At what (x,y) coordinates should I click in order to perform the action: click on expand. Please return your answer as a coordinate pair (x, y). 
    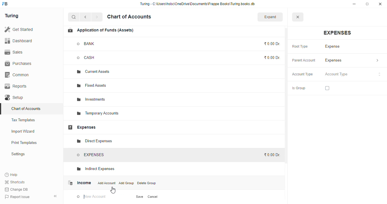
    Looking at the image, I should click on (270, 17).